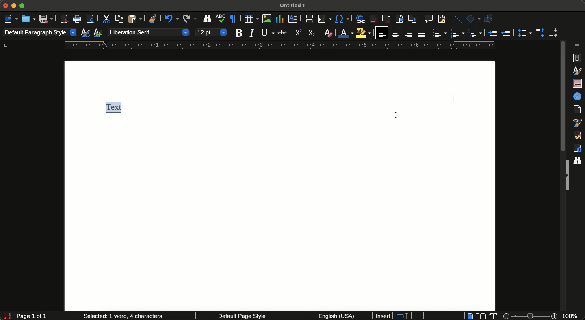  What do you see at coordinates (91, 20) in the screenshot?
I see `Toggle print preview` at bounding box center [91, 20].